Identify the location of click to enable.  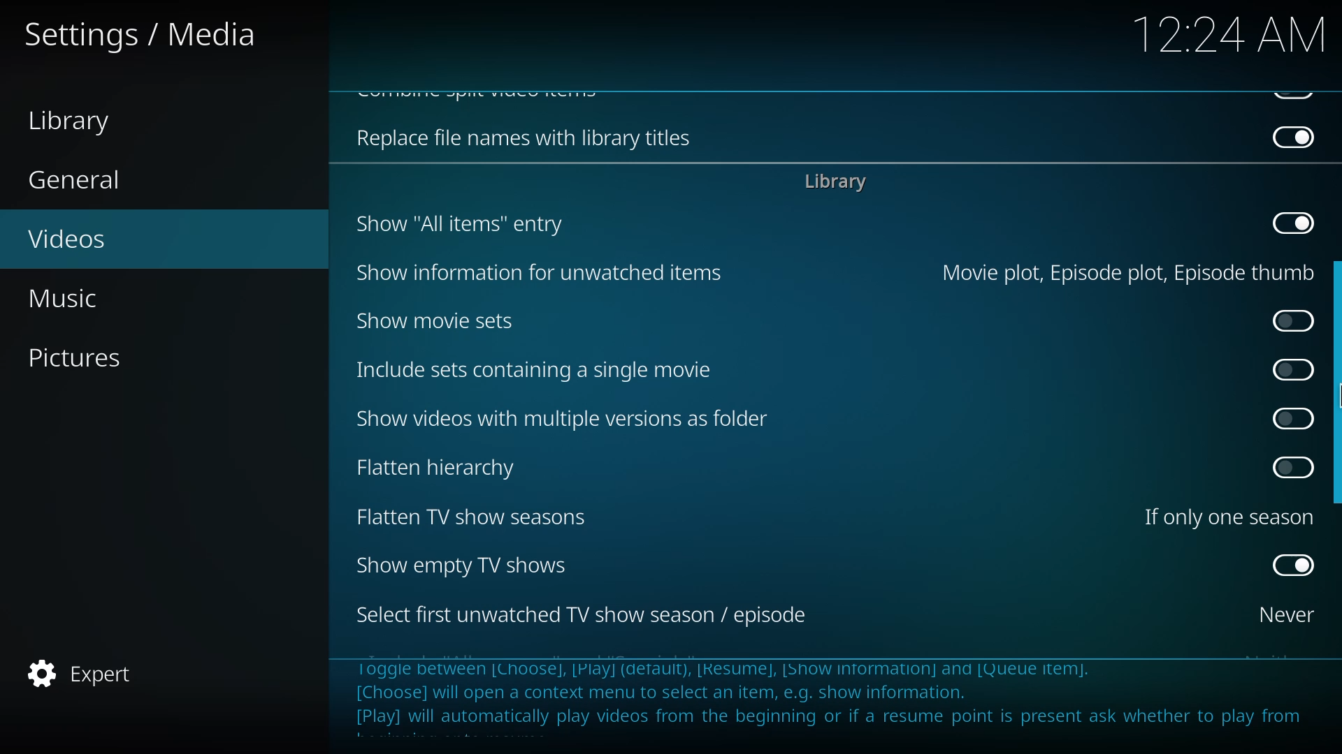
(1290, 468).